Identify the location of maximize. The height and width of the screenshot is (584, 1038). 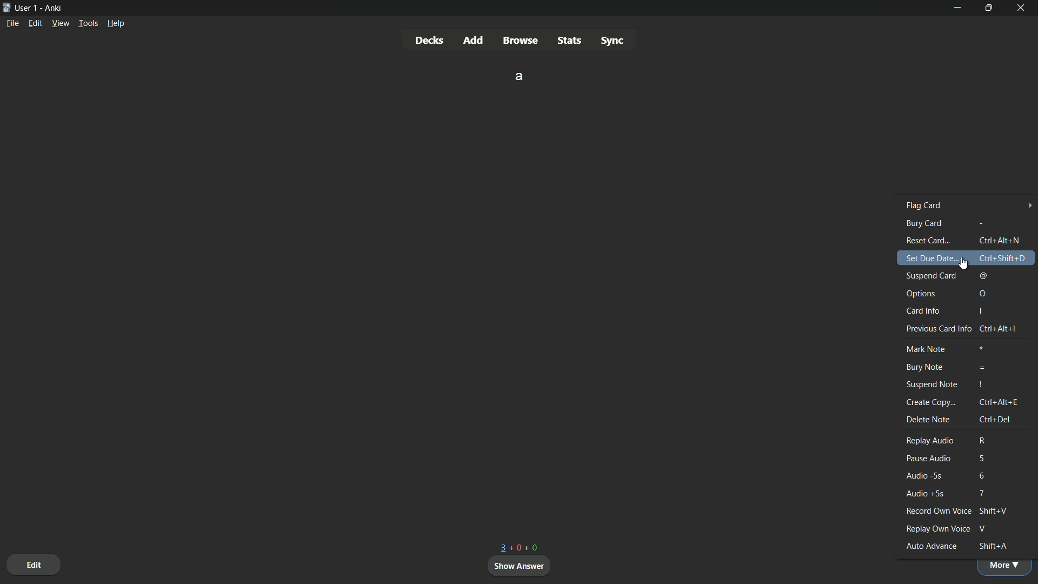
(990, 8).